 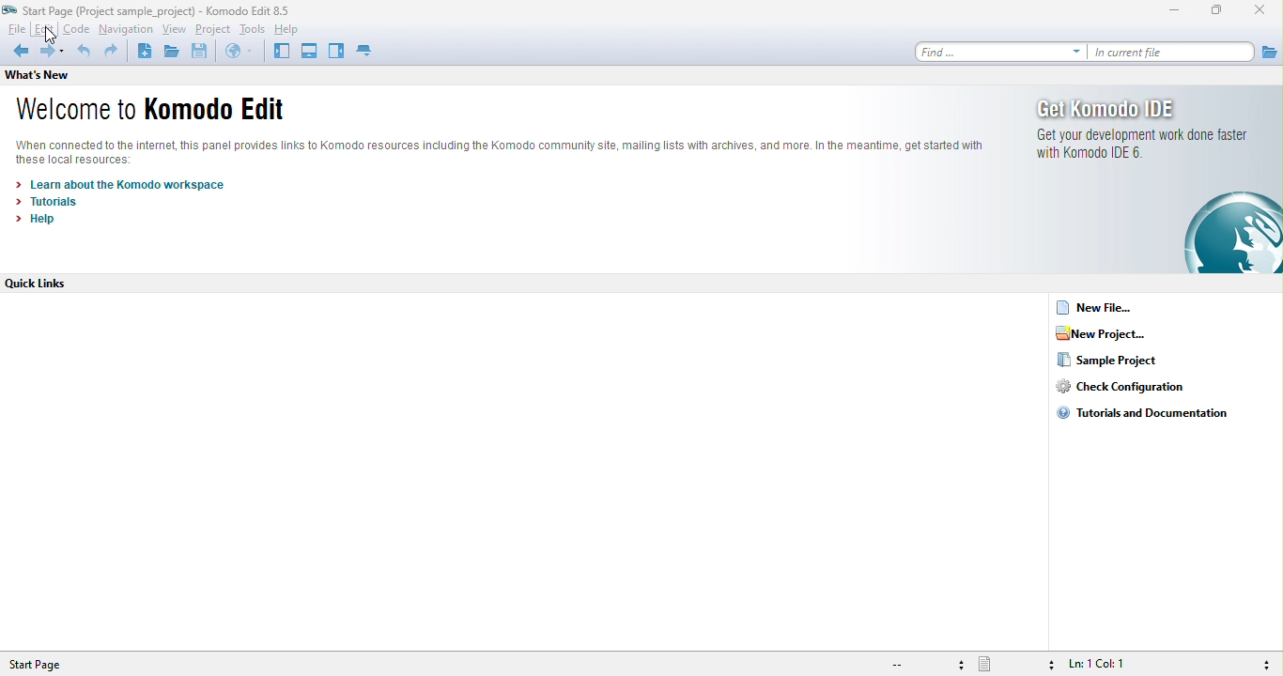 What do you see at coordinates (53, 53) in the screenshot?
I see `forward` at bounding box center [53, 53].